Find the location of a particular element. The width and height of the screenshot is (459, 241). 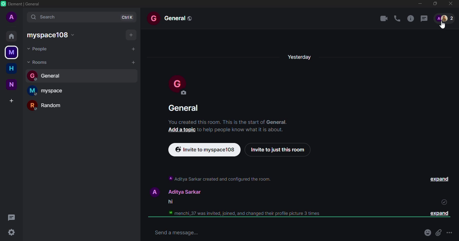

add is located at coordinates (12, 100).